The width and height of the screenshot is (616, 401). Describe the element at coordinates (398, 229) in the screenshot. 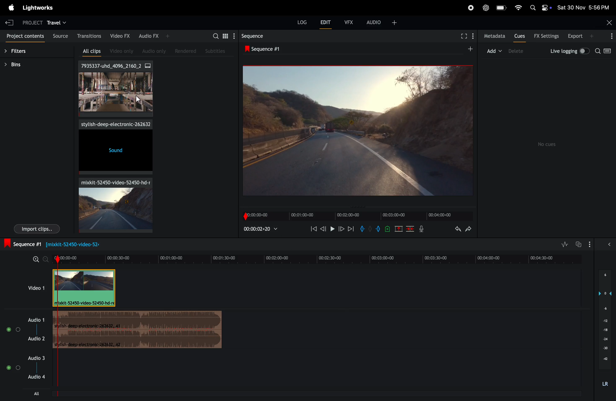

I see `cut` at that location.